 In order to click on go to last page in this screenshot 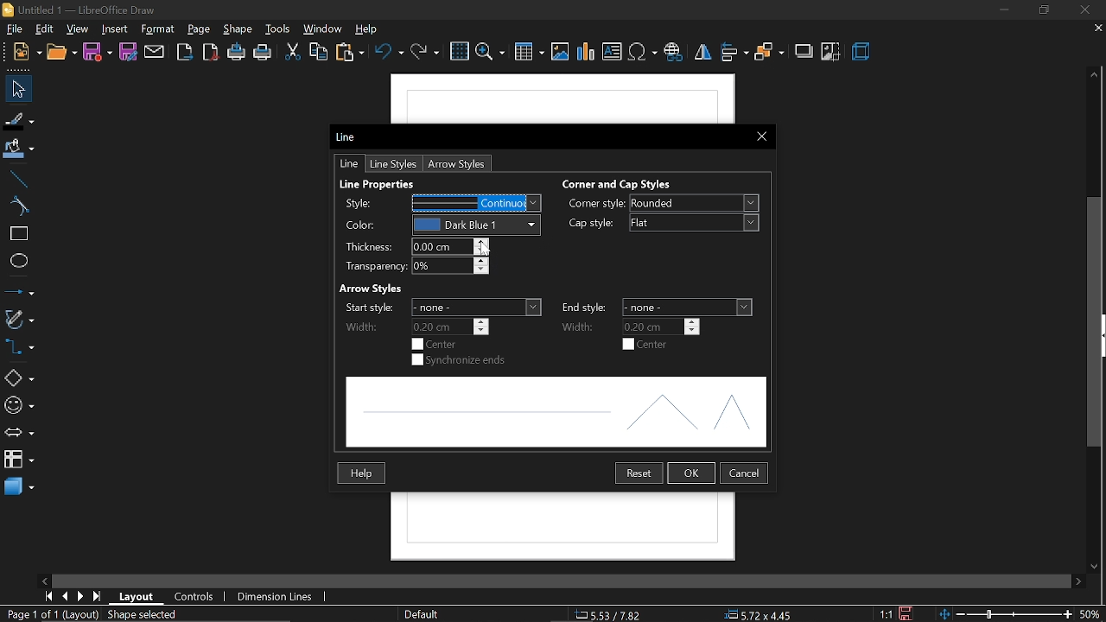, I will do `click(97, 596)`.